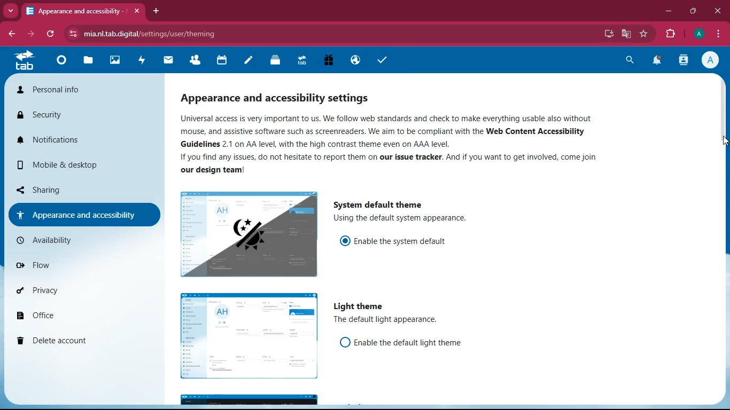  I want to click on availability, so click(57, 240).